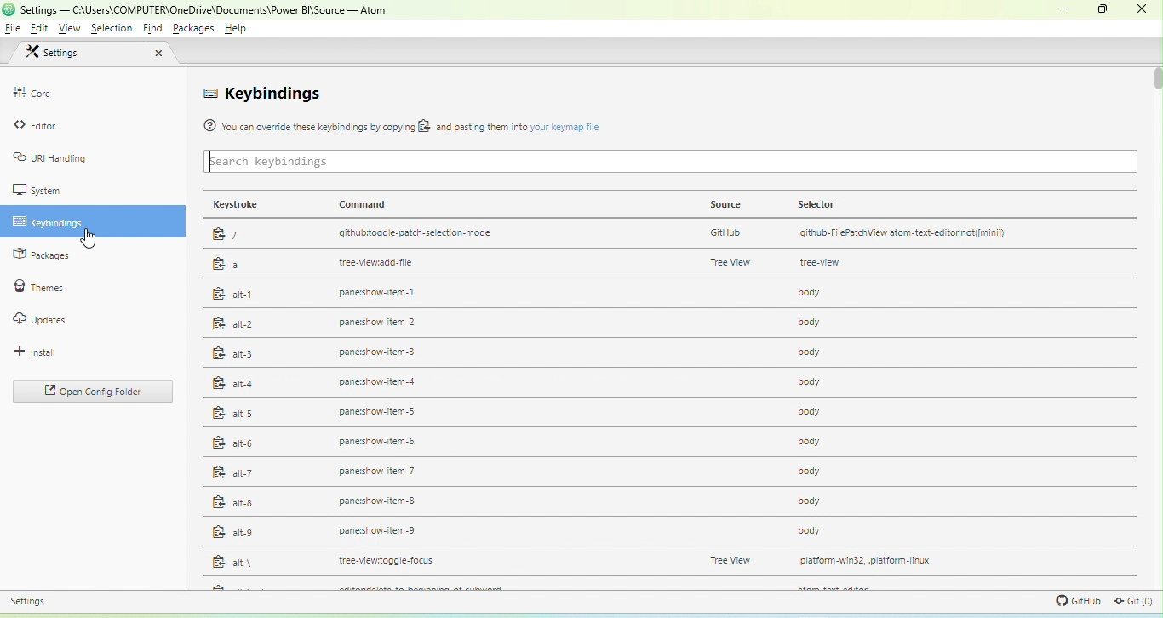 This screenshot has width=1163, height=618. Describe the element at coordinates (51, 157) in the screenshot. I see `uri handling` at that location.